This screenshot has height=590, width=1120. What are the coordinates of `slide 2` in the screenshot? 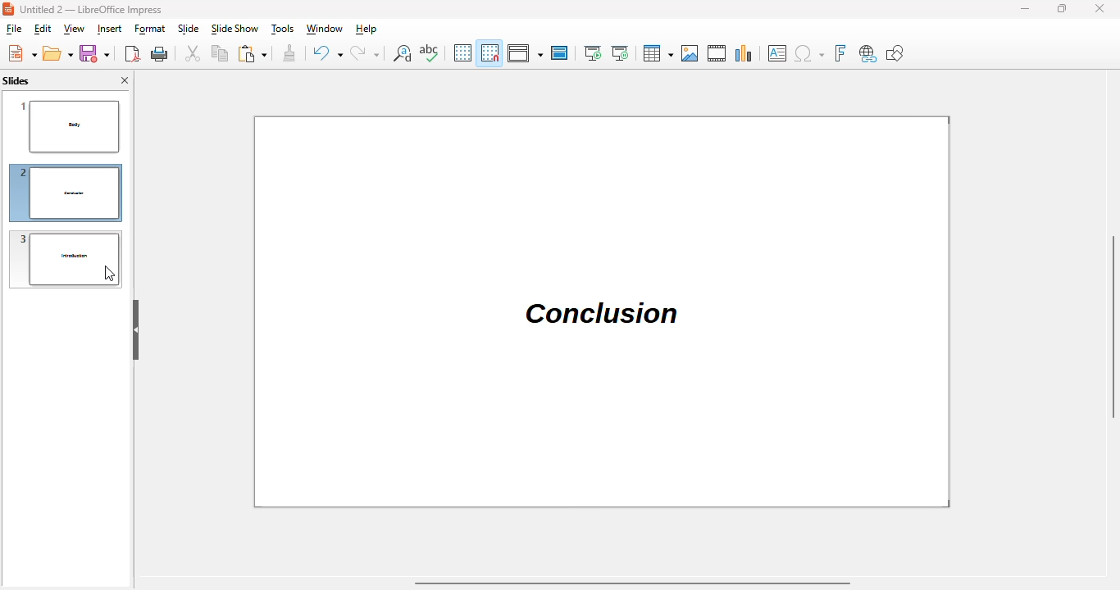 It's located at (65, 193).